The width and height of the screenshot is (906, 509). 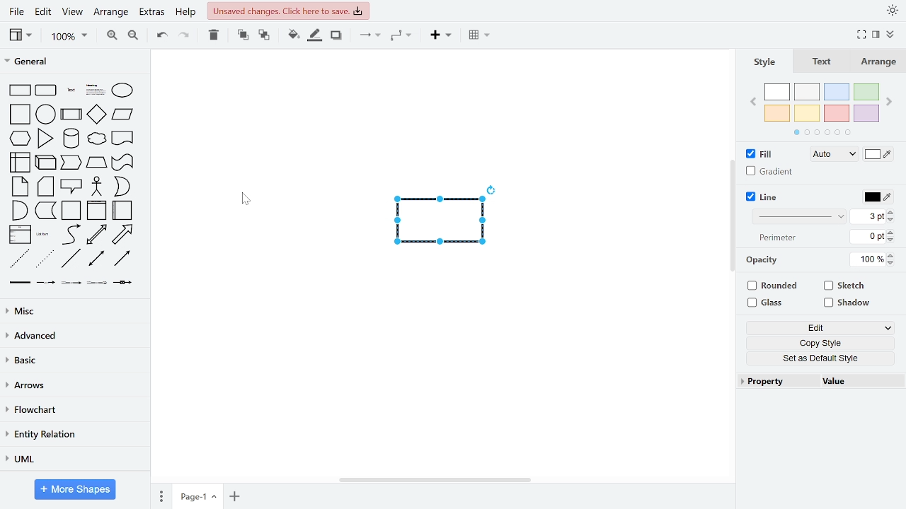 I want to click on connection, so click(x=369, y=37).